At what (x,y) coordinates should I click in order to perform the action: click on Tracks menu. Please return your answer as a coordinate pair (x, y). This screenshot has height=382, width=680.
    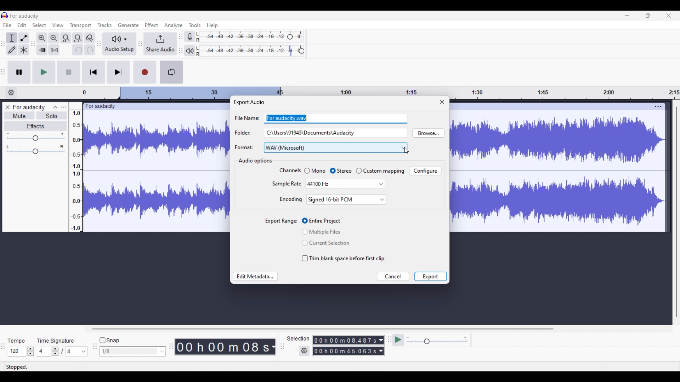
    Looking at the image, I should click on (104, 25).